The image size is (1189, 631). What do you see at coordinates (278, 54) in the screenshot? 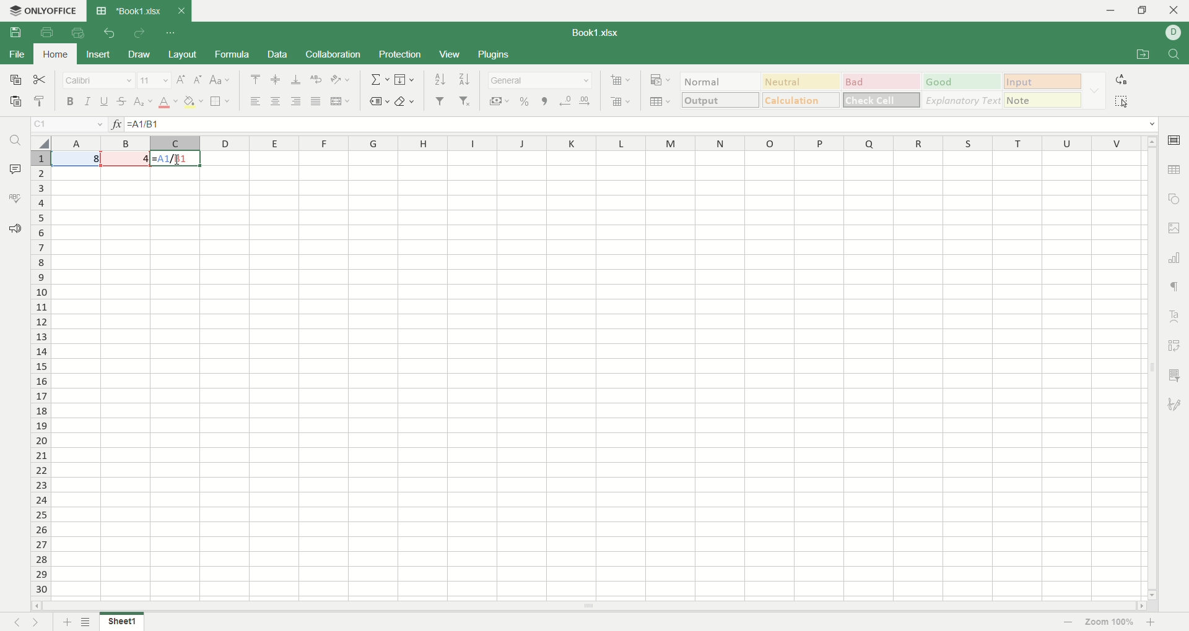
I see `data` at bounding box center [278, 54].